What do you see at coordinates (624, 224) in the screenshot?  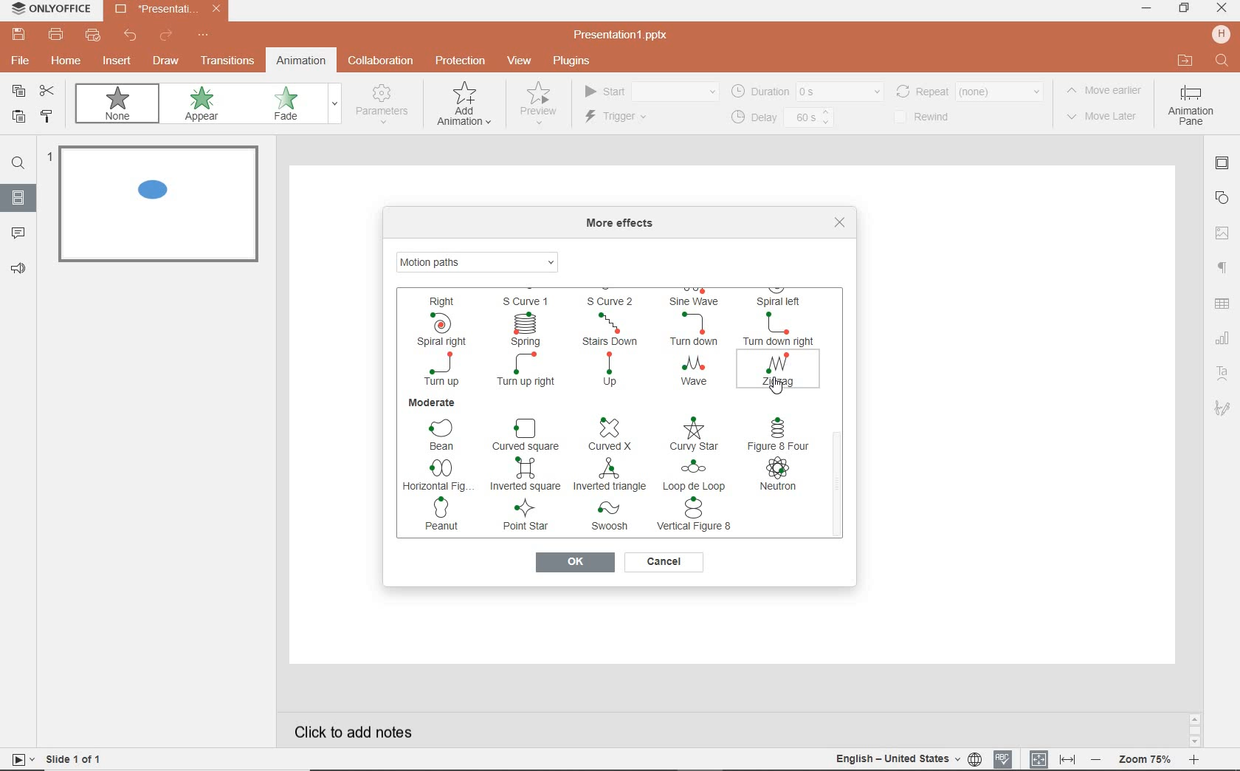 I see `MORE EFFECTS` at bounding box center [624, 224].